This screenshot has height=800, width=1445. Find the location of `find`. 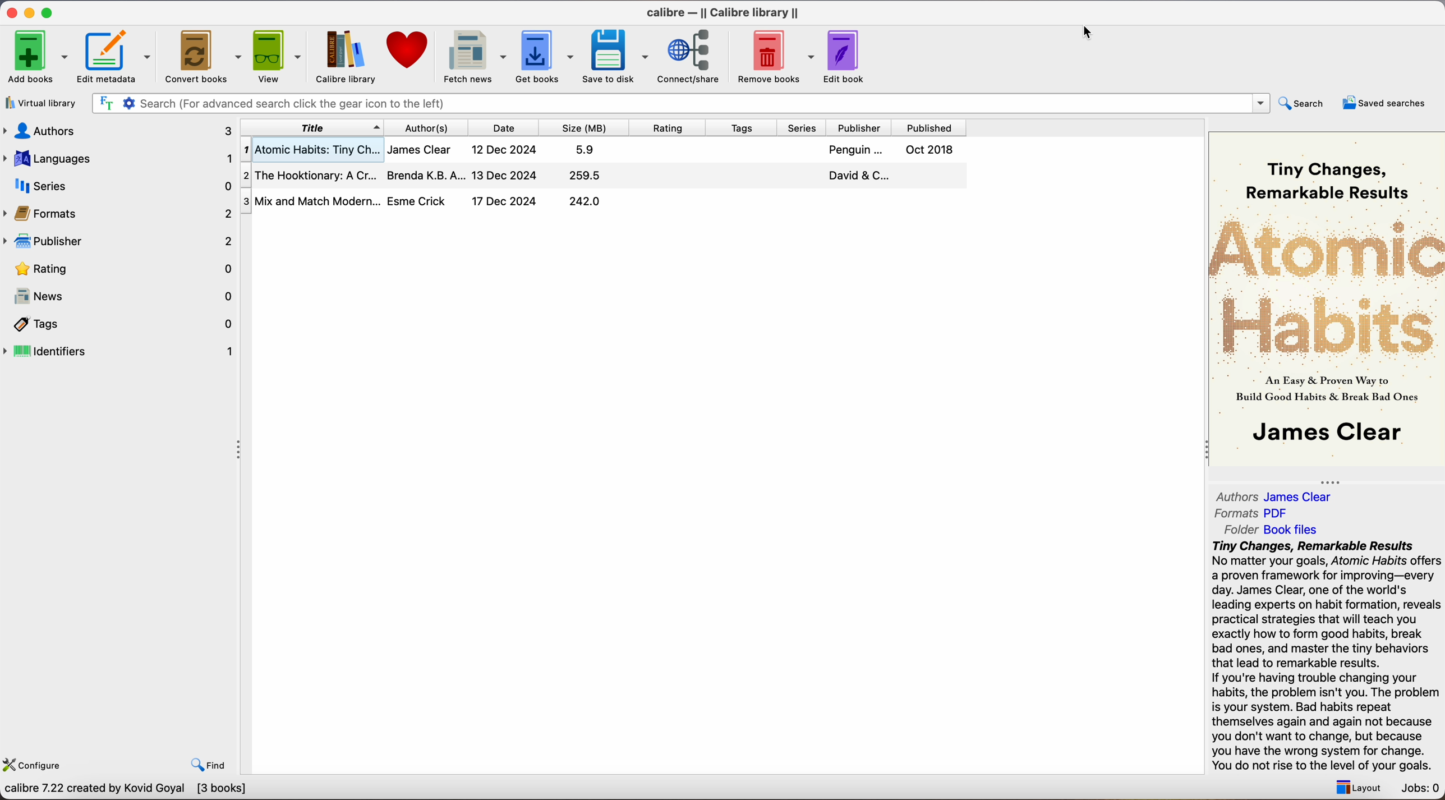

find is located at coordinates (209, 765).